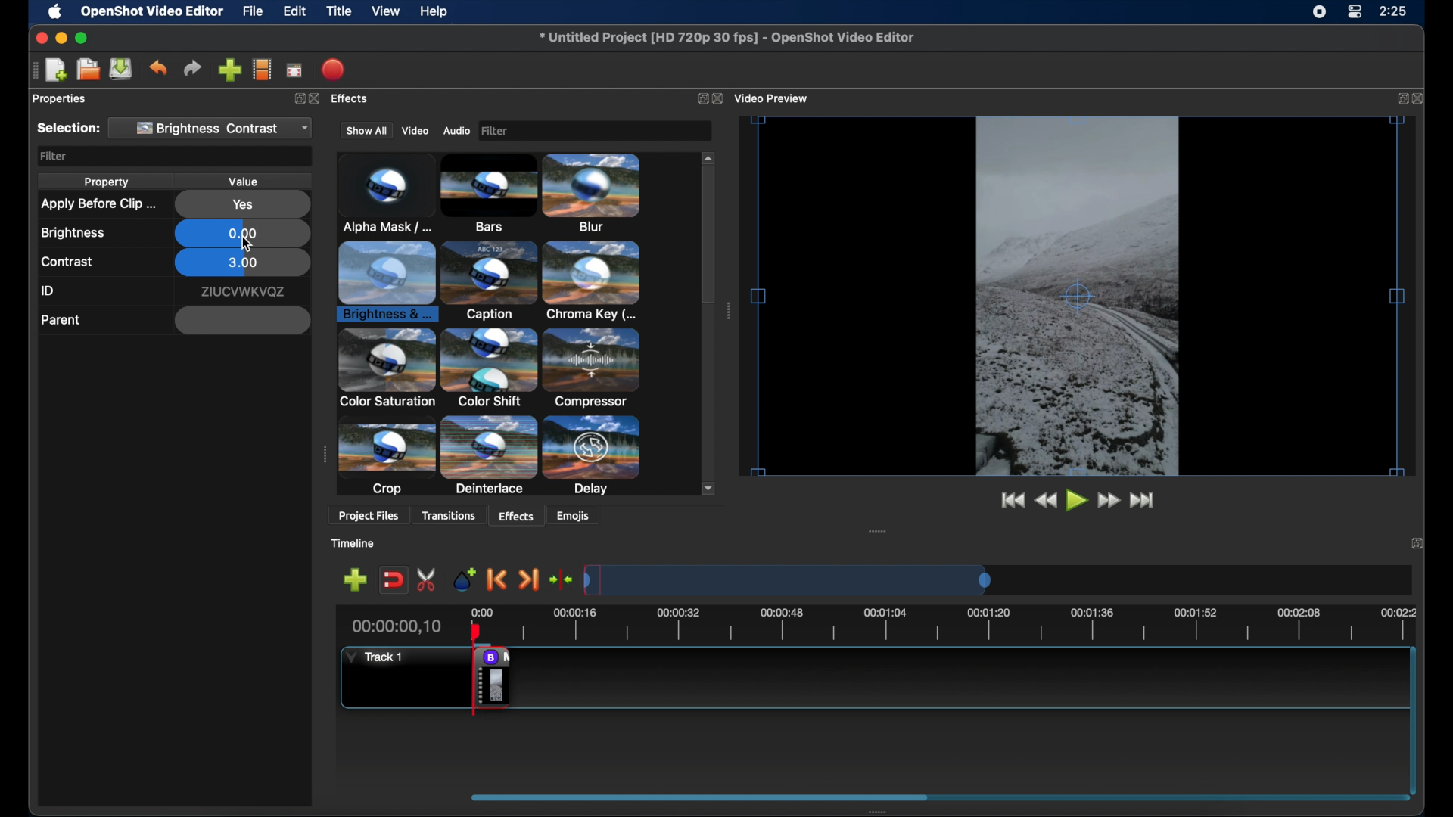 The width and height of the screenshot is (1453, 817). I want to click on explore profiles, so click(263, 70).